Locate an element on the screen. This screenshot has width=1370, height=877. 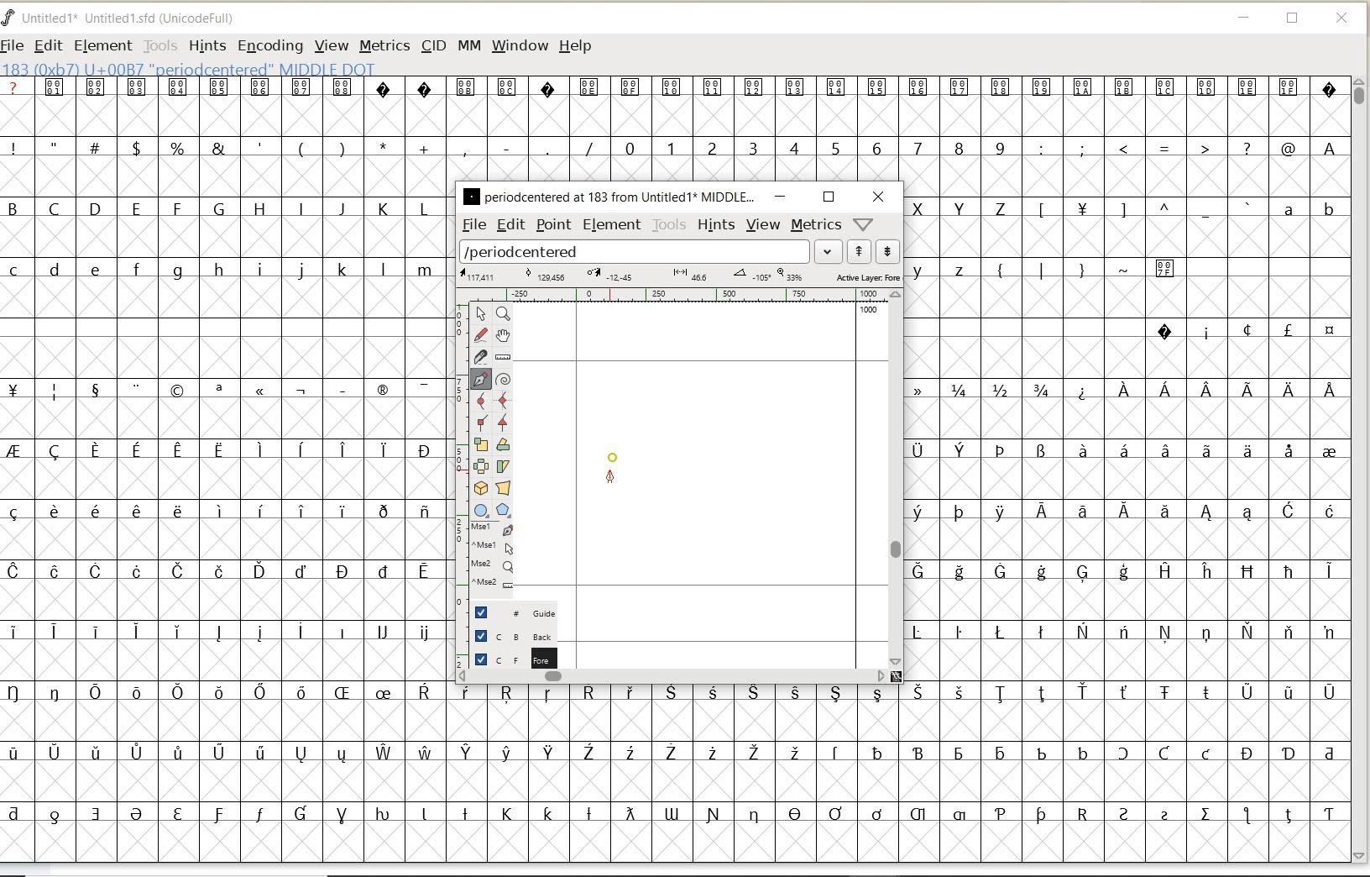
FILE is located at coordinates (14, 45).